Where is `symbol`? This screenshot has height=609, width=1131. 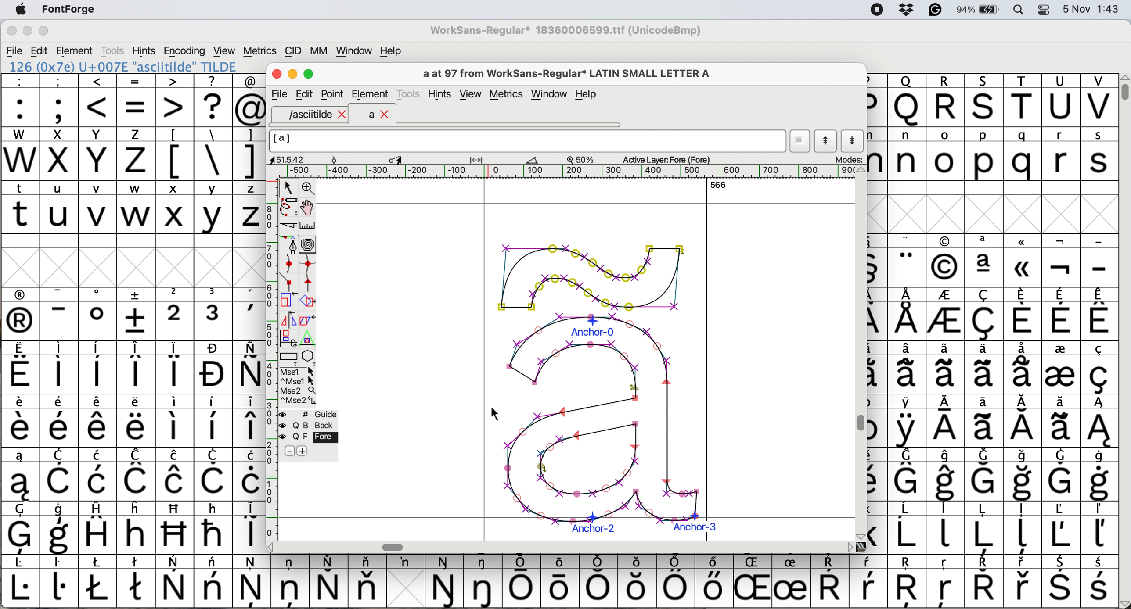 symbol is located at coordinates (1023, 422).